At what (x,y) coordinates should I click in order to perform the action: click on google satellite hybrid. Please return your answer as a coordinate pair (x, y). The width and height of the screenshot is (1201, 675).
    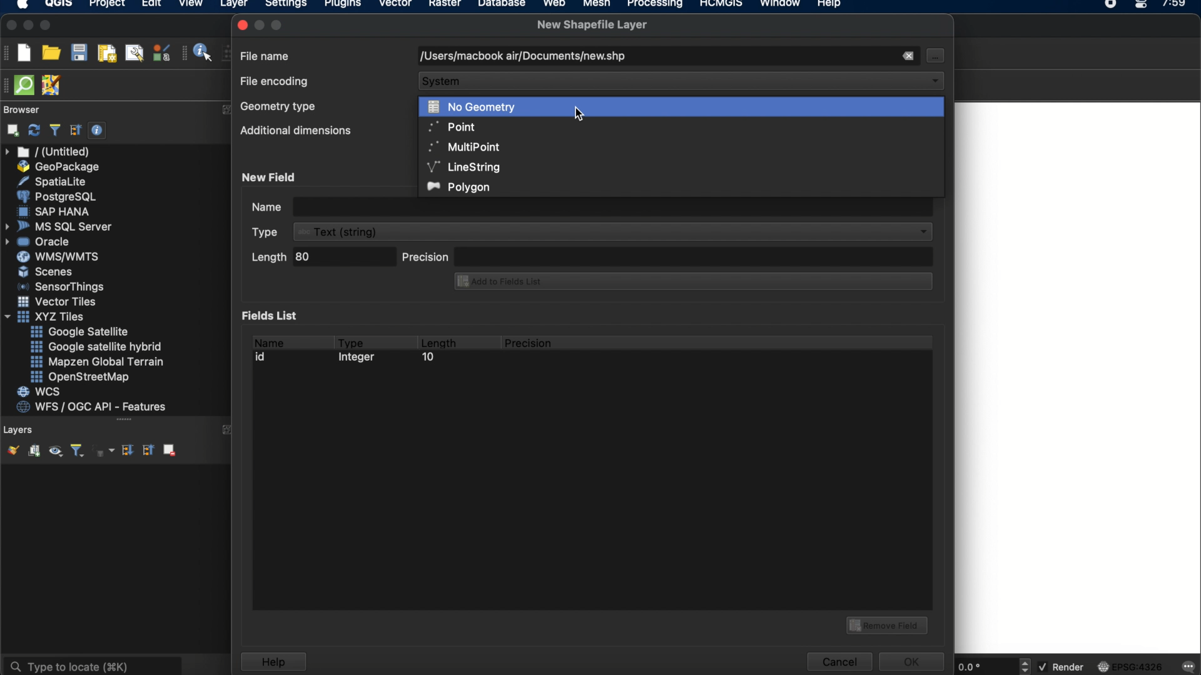
    Looking at the image, I should click on (98, 347).